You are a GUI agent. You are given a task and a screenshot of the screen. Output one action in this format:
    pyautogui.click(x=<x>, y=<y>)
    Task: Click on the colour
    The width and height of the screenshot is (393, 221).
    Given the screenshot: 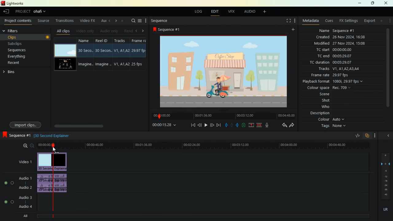 What is the action you would take?
    pyautogui.click(x=330, y=119)
    